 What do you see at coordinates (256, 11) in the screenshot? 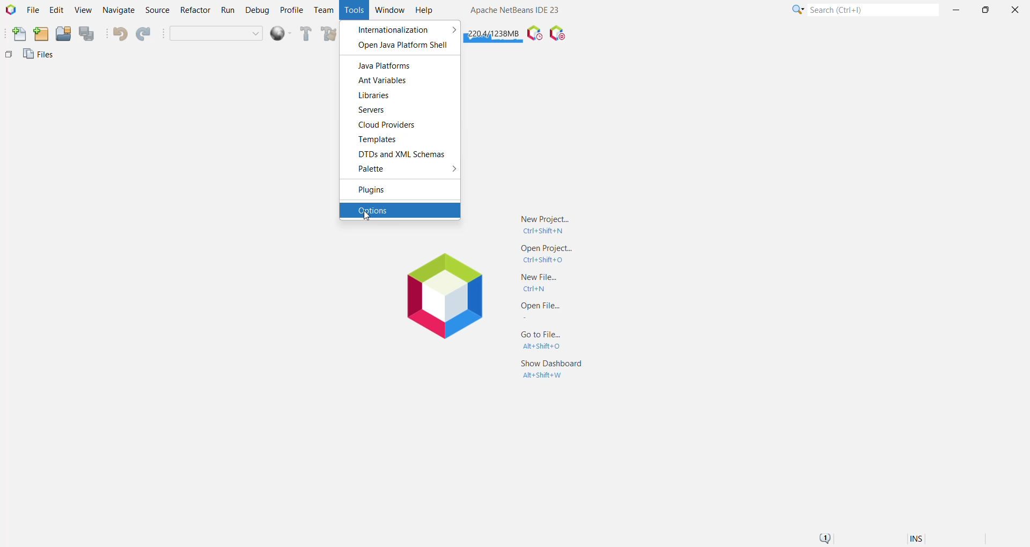
I see `Debug ` at bounding box center [256, 11].